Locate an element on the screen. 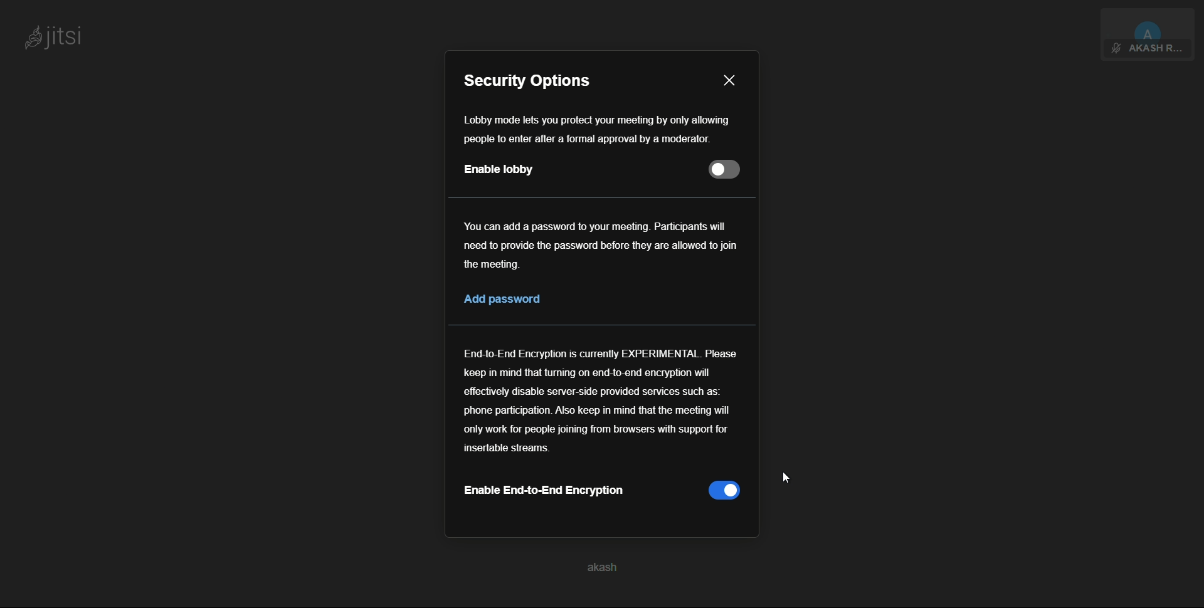 This screenshot has width=1204, height=608. Security Options is located at coordinates (534, 80).